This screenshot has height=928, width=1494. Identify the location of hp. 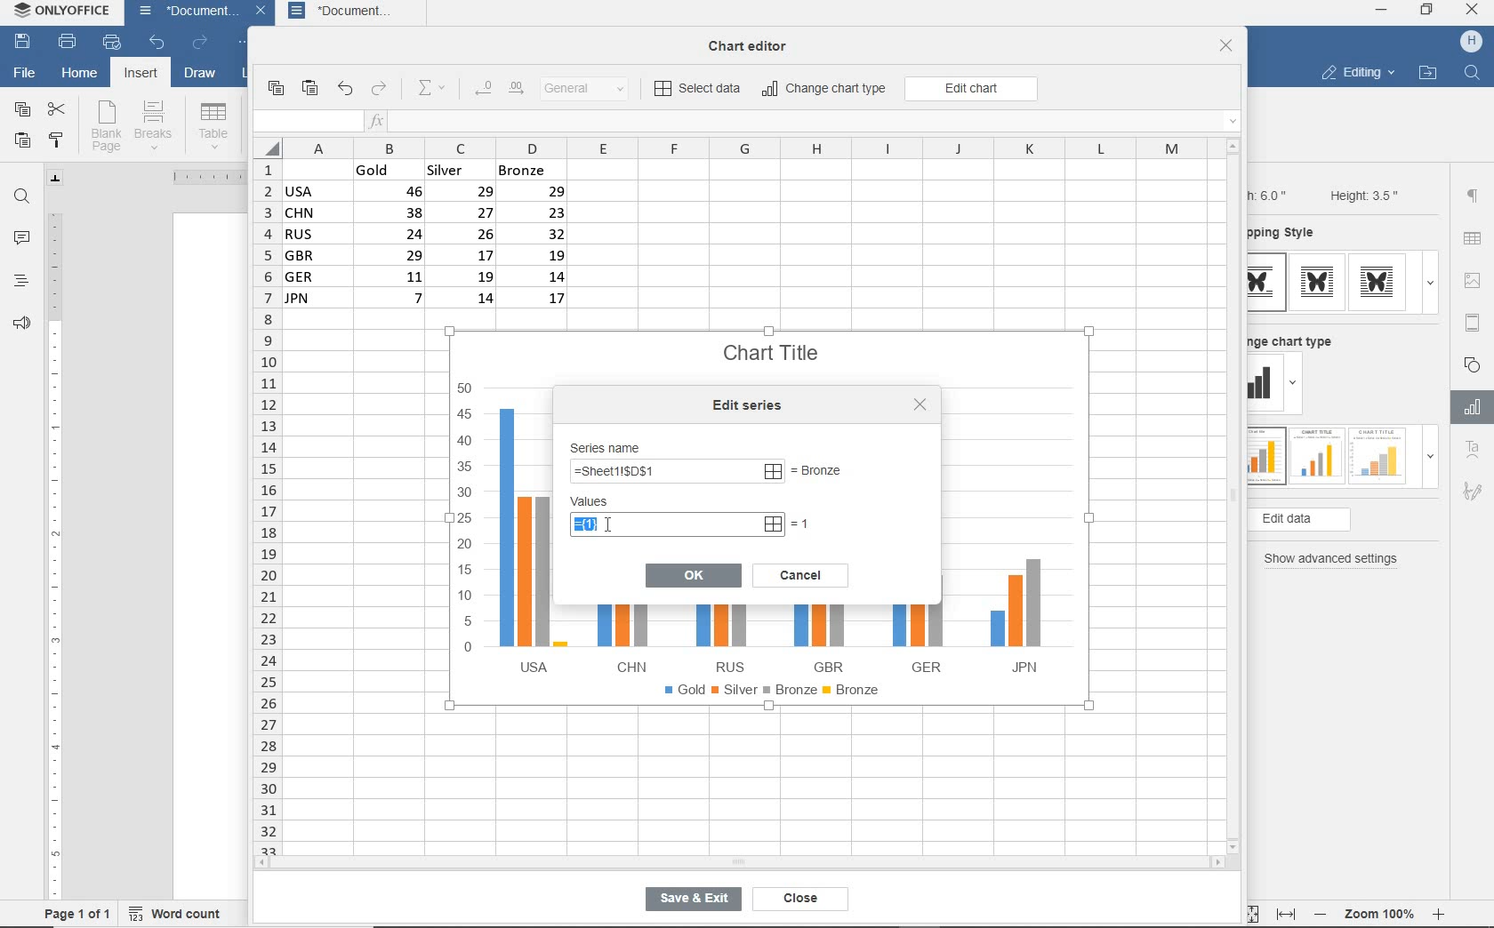
(1472, 42).